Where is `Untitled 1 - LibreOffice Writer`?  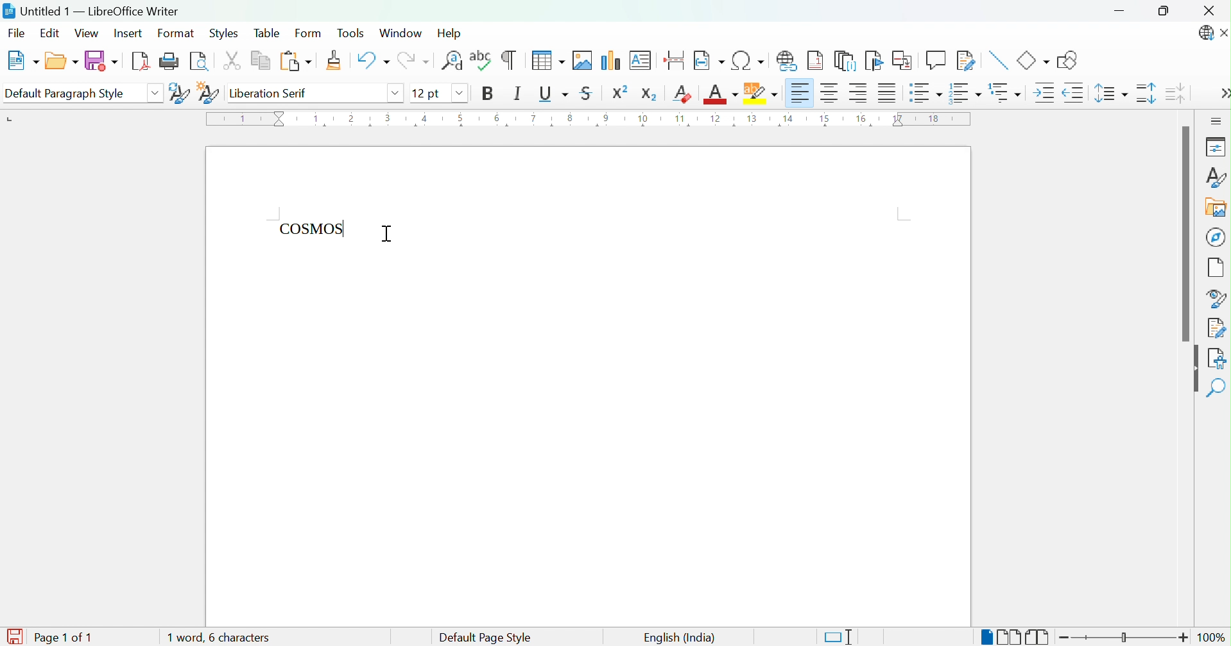 Untitled 1 - LibreOffice Writer is located at coordinates (92, 10).